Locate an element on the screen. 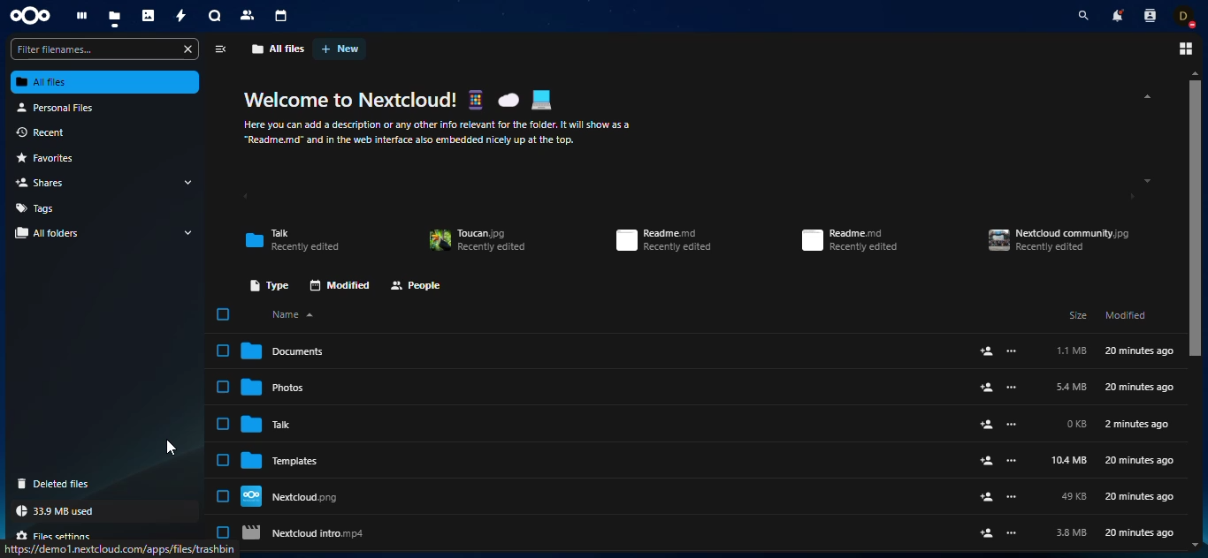 The image size is (1208, 558). Options is located at coordinates (1186, 48).